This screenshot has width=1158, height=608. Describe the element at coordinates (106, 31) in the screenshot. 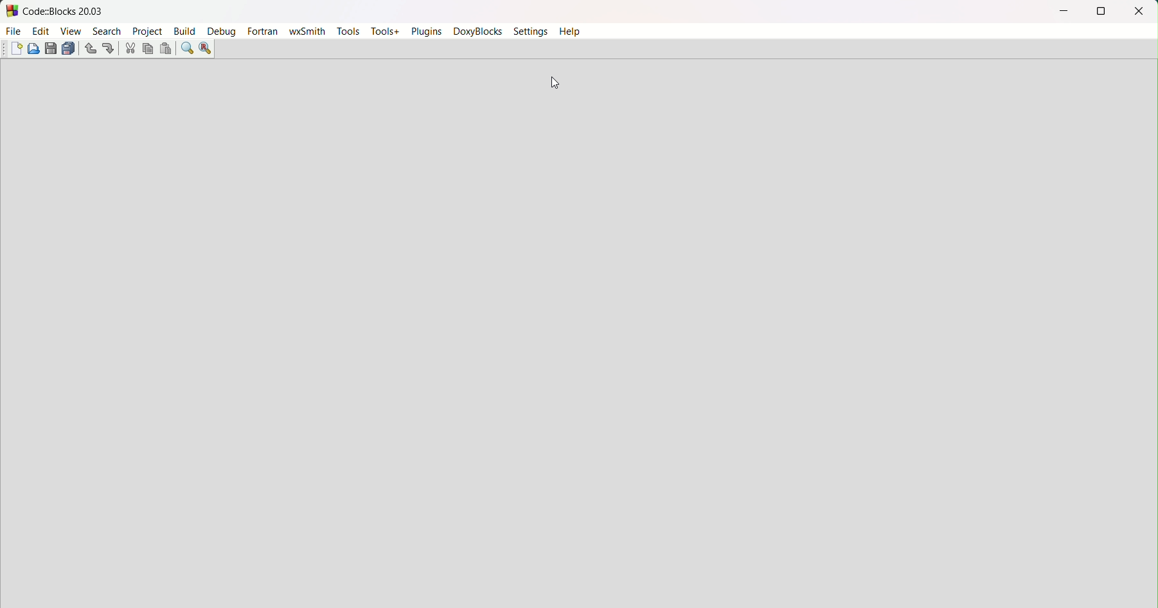

I see `search` at that location.